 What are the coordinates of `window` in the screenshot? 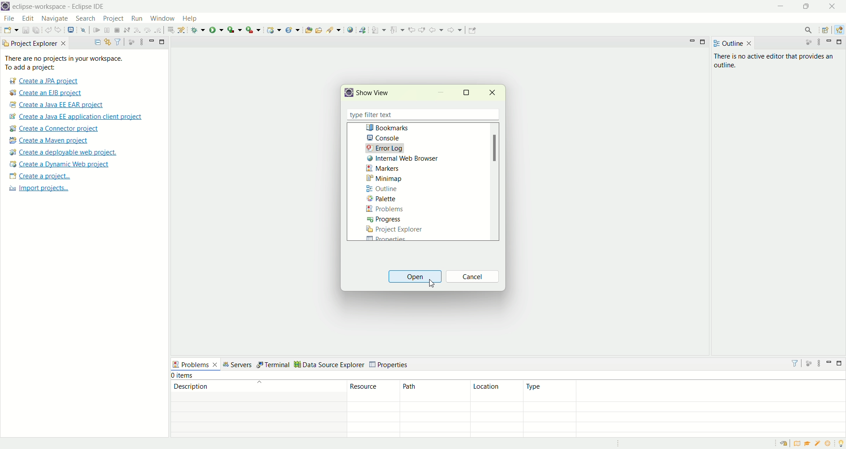 It's located at (163, 18).